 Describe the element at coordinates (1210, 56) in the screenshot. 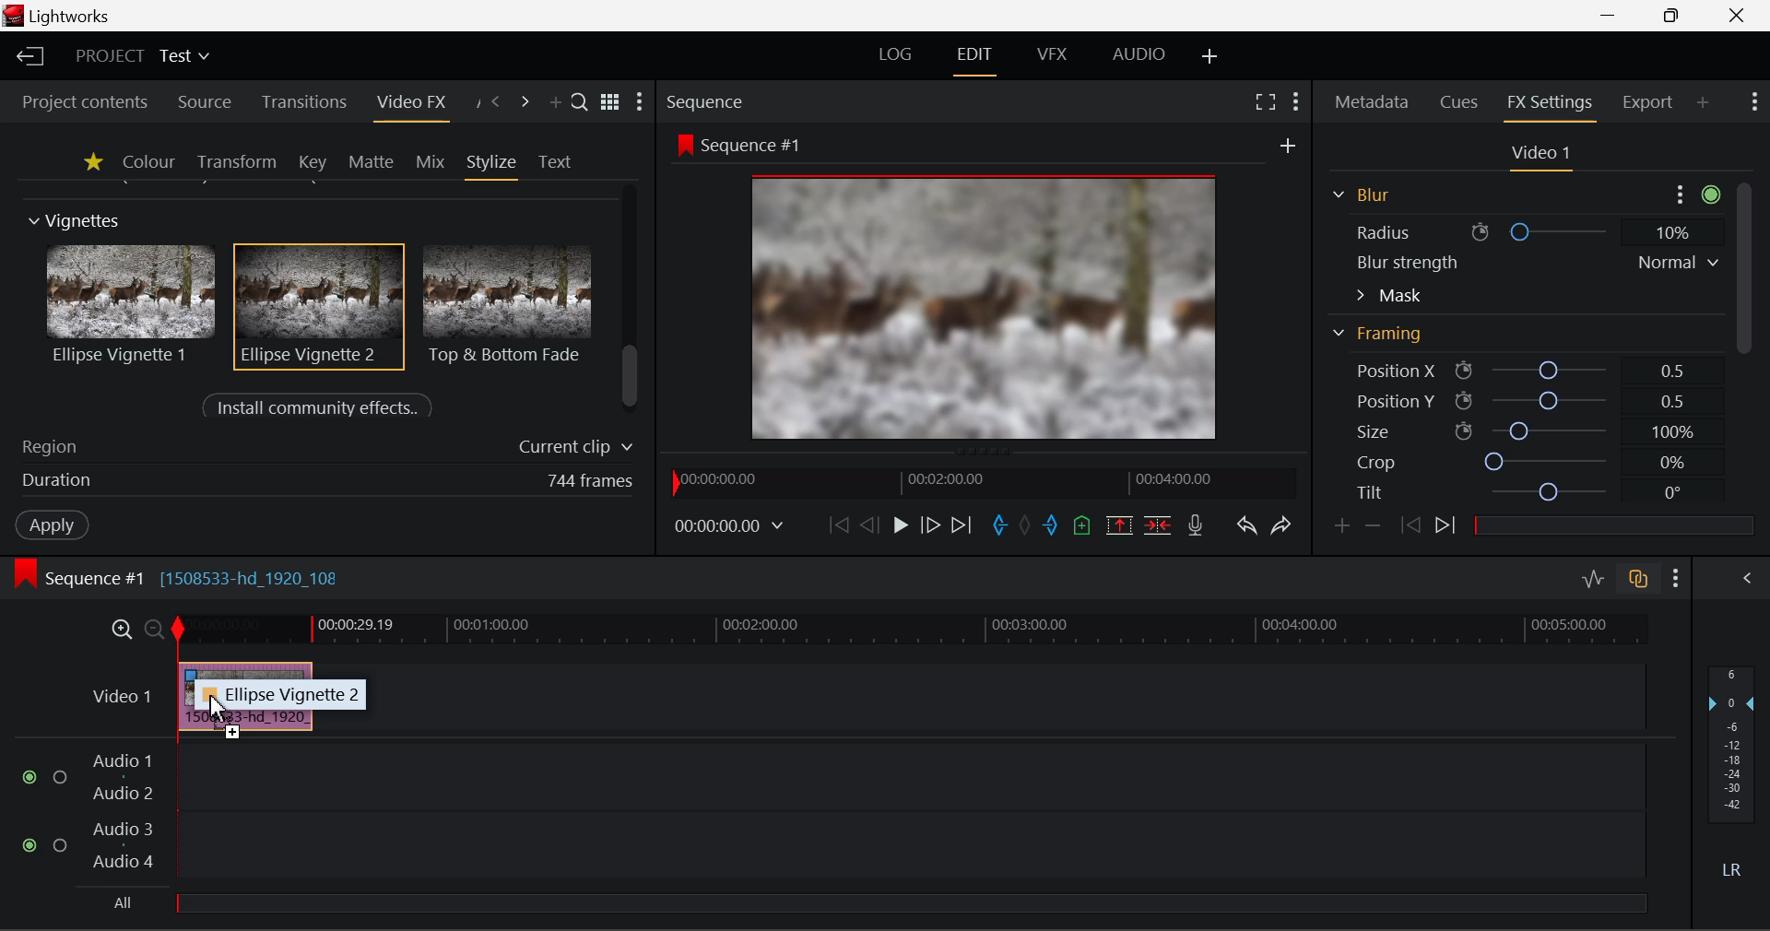

I see `Add Layout` at that location.